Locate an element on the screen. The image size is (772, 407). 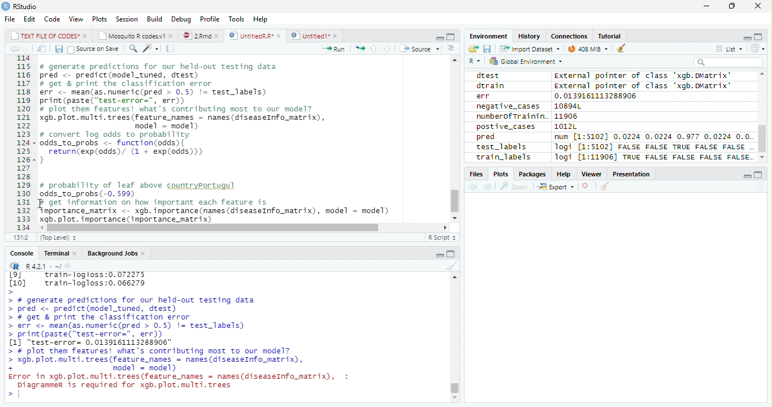
Connections is located at coordinates (569, 36).